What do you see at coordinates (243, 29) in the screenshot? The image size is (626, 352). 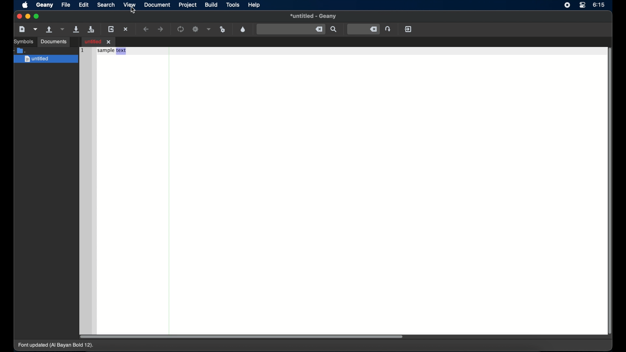 I see `open a color chooser dialogue` at bounding box center [243, 29].